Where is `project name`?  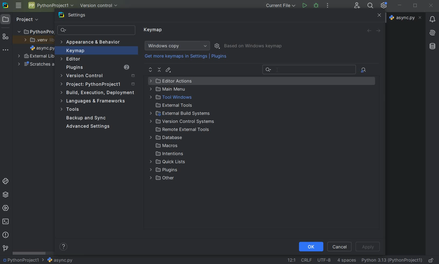 project name is located at coordinates (50, 5).